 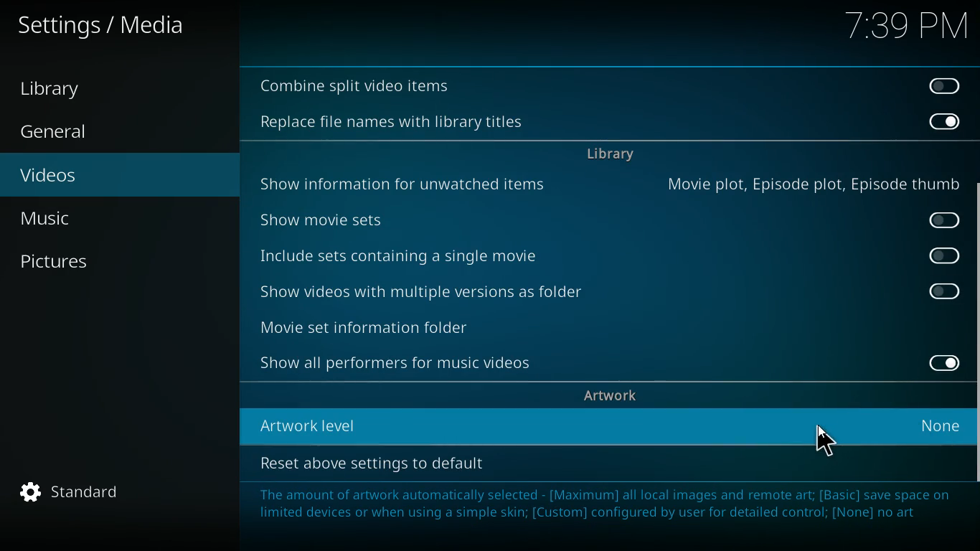 What do you see at coordinates (832, 445) in the screenshot?
I see `cursor` at bounding box center [832, 445].